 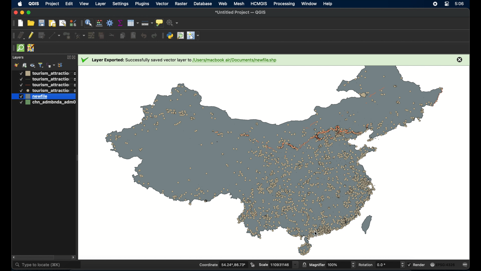 What do you see at coordinates (34, 4) in the screenshot?
I see `QGIS` at bounding box center [34, 4].